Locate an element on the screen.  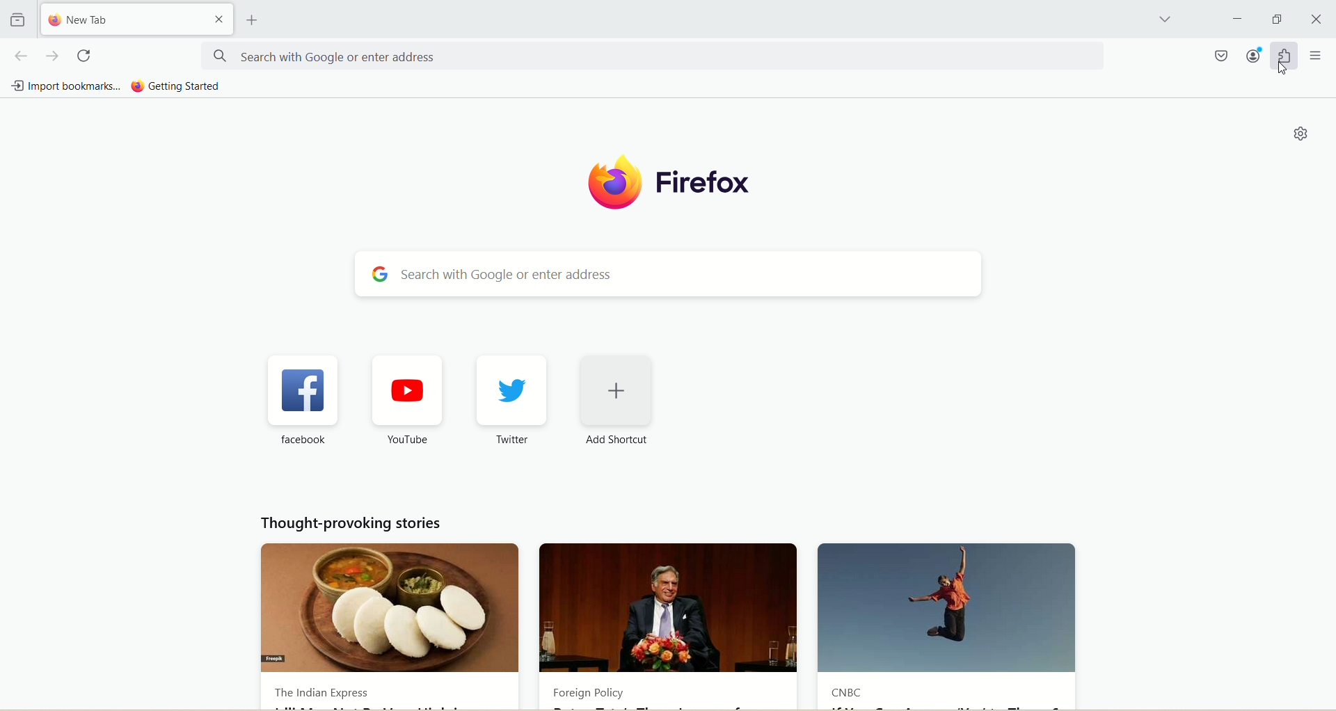
Move Forwards is located at coordinates (54, 56).